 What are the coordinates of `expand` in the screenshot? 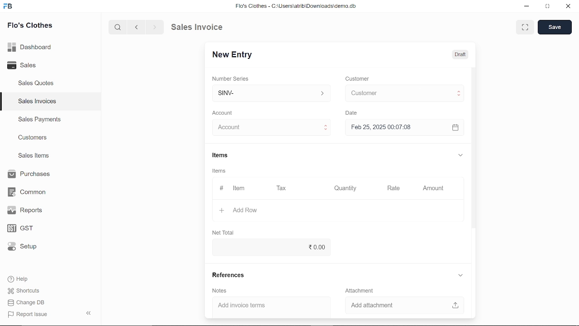 It's located at (461, 276).